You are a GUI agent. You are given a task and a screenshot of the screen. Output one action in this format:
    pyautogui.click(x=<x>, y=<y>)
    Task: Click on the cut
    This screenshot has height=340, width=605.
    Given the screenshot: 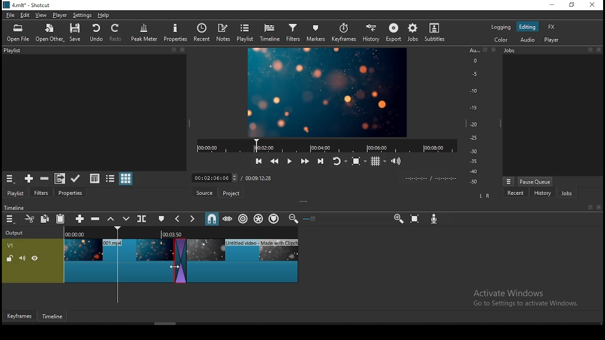 What is the action you would take?
    pyautogui.click(x=29, y=218)
    